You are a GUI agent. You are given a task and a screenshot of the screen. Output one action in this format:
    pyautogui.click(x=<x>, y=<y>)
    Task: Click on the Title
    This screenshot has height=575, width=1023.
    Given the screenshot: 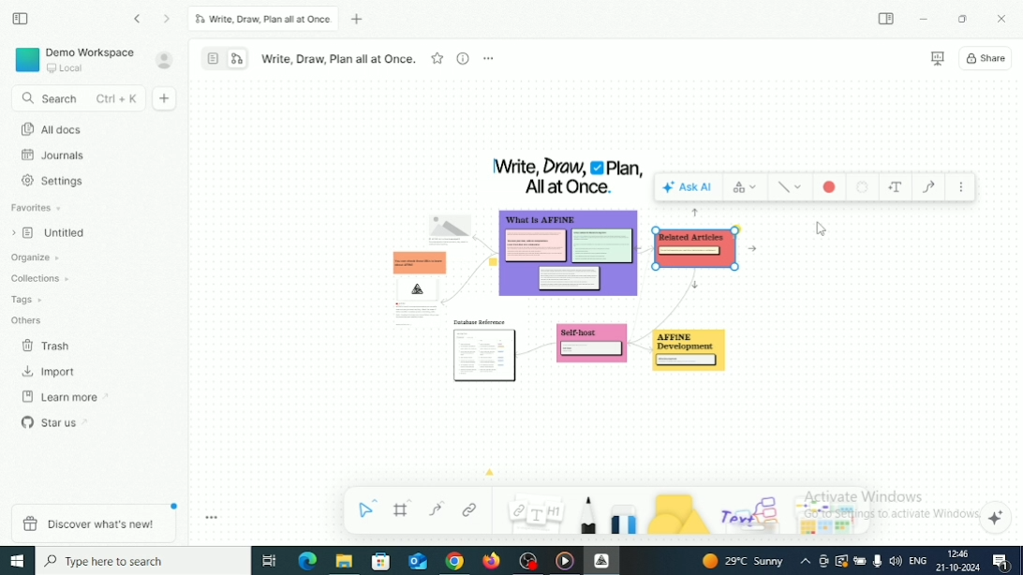 What is the action you would take?
    pyautogui.click(x=568, y=176)
    